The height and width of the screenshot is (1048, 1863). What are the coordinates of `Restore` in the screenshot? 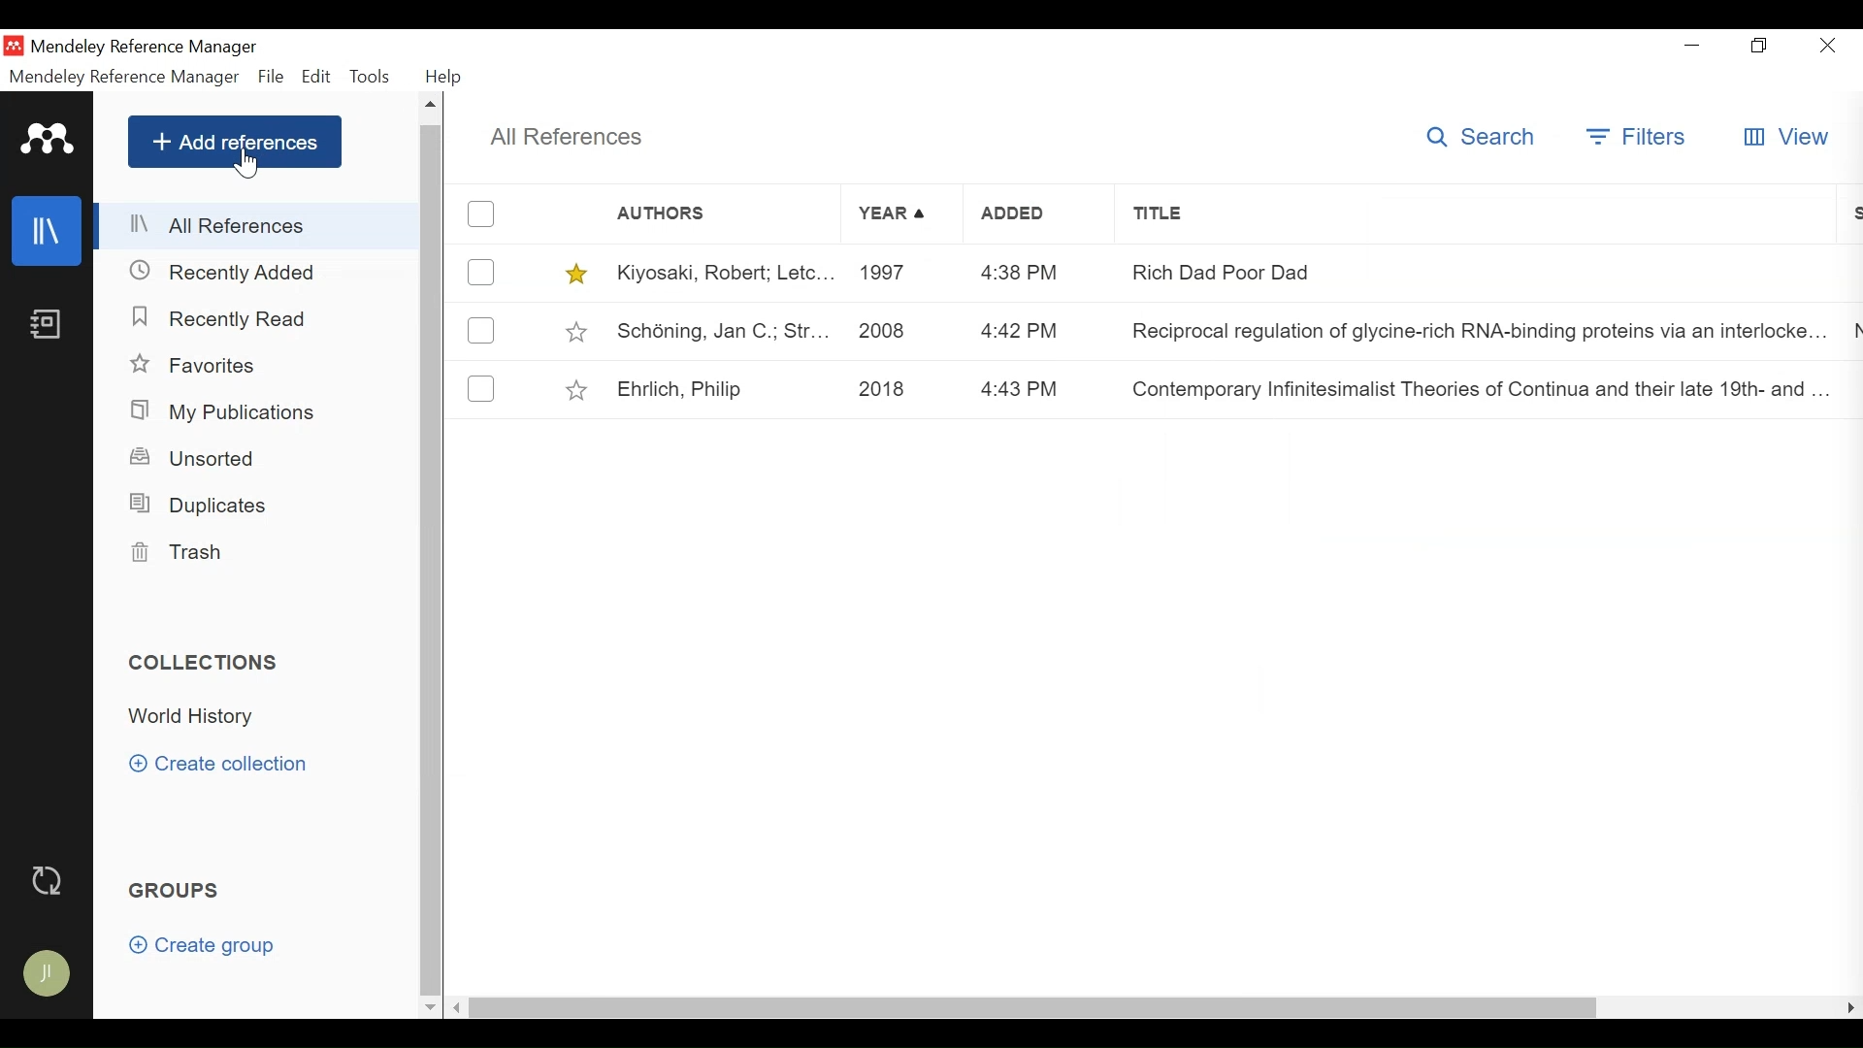 It's located at (1759, 48).